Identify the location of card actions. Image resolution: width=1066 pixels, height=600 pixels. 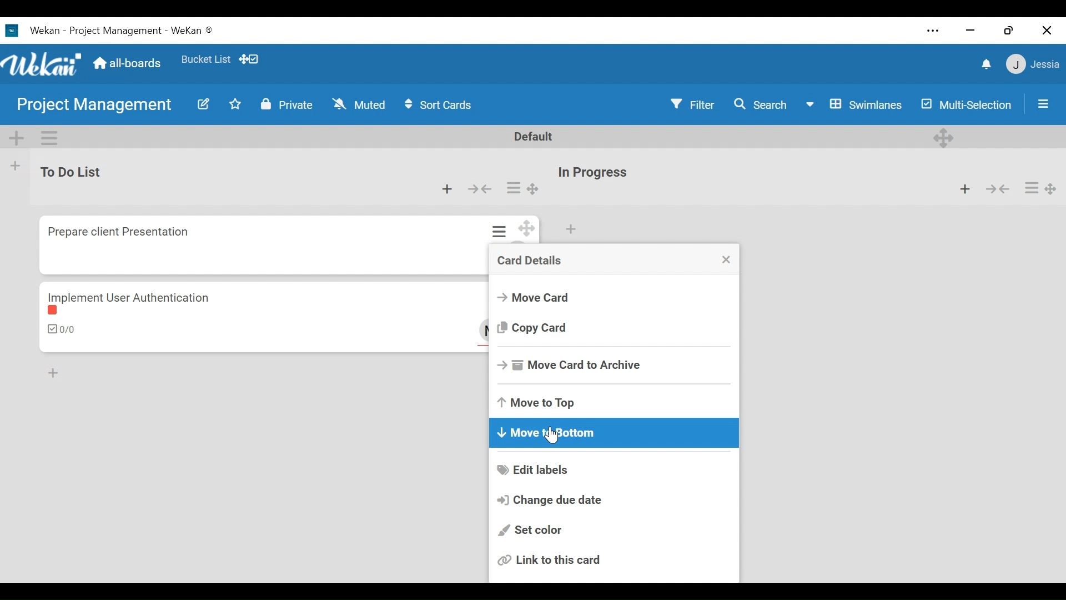
(501, 231).